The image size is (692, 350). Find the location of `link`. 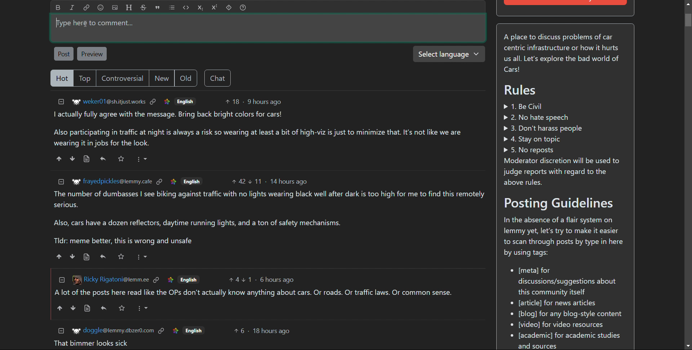

link is located at coordinates (173, 181).